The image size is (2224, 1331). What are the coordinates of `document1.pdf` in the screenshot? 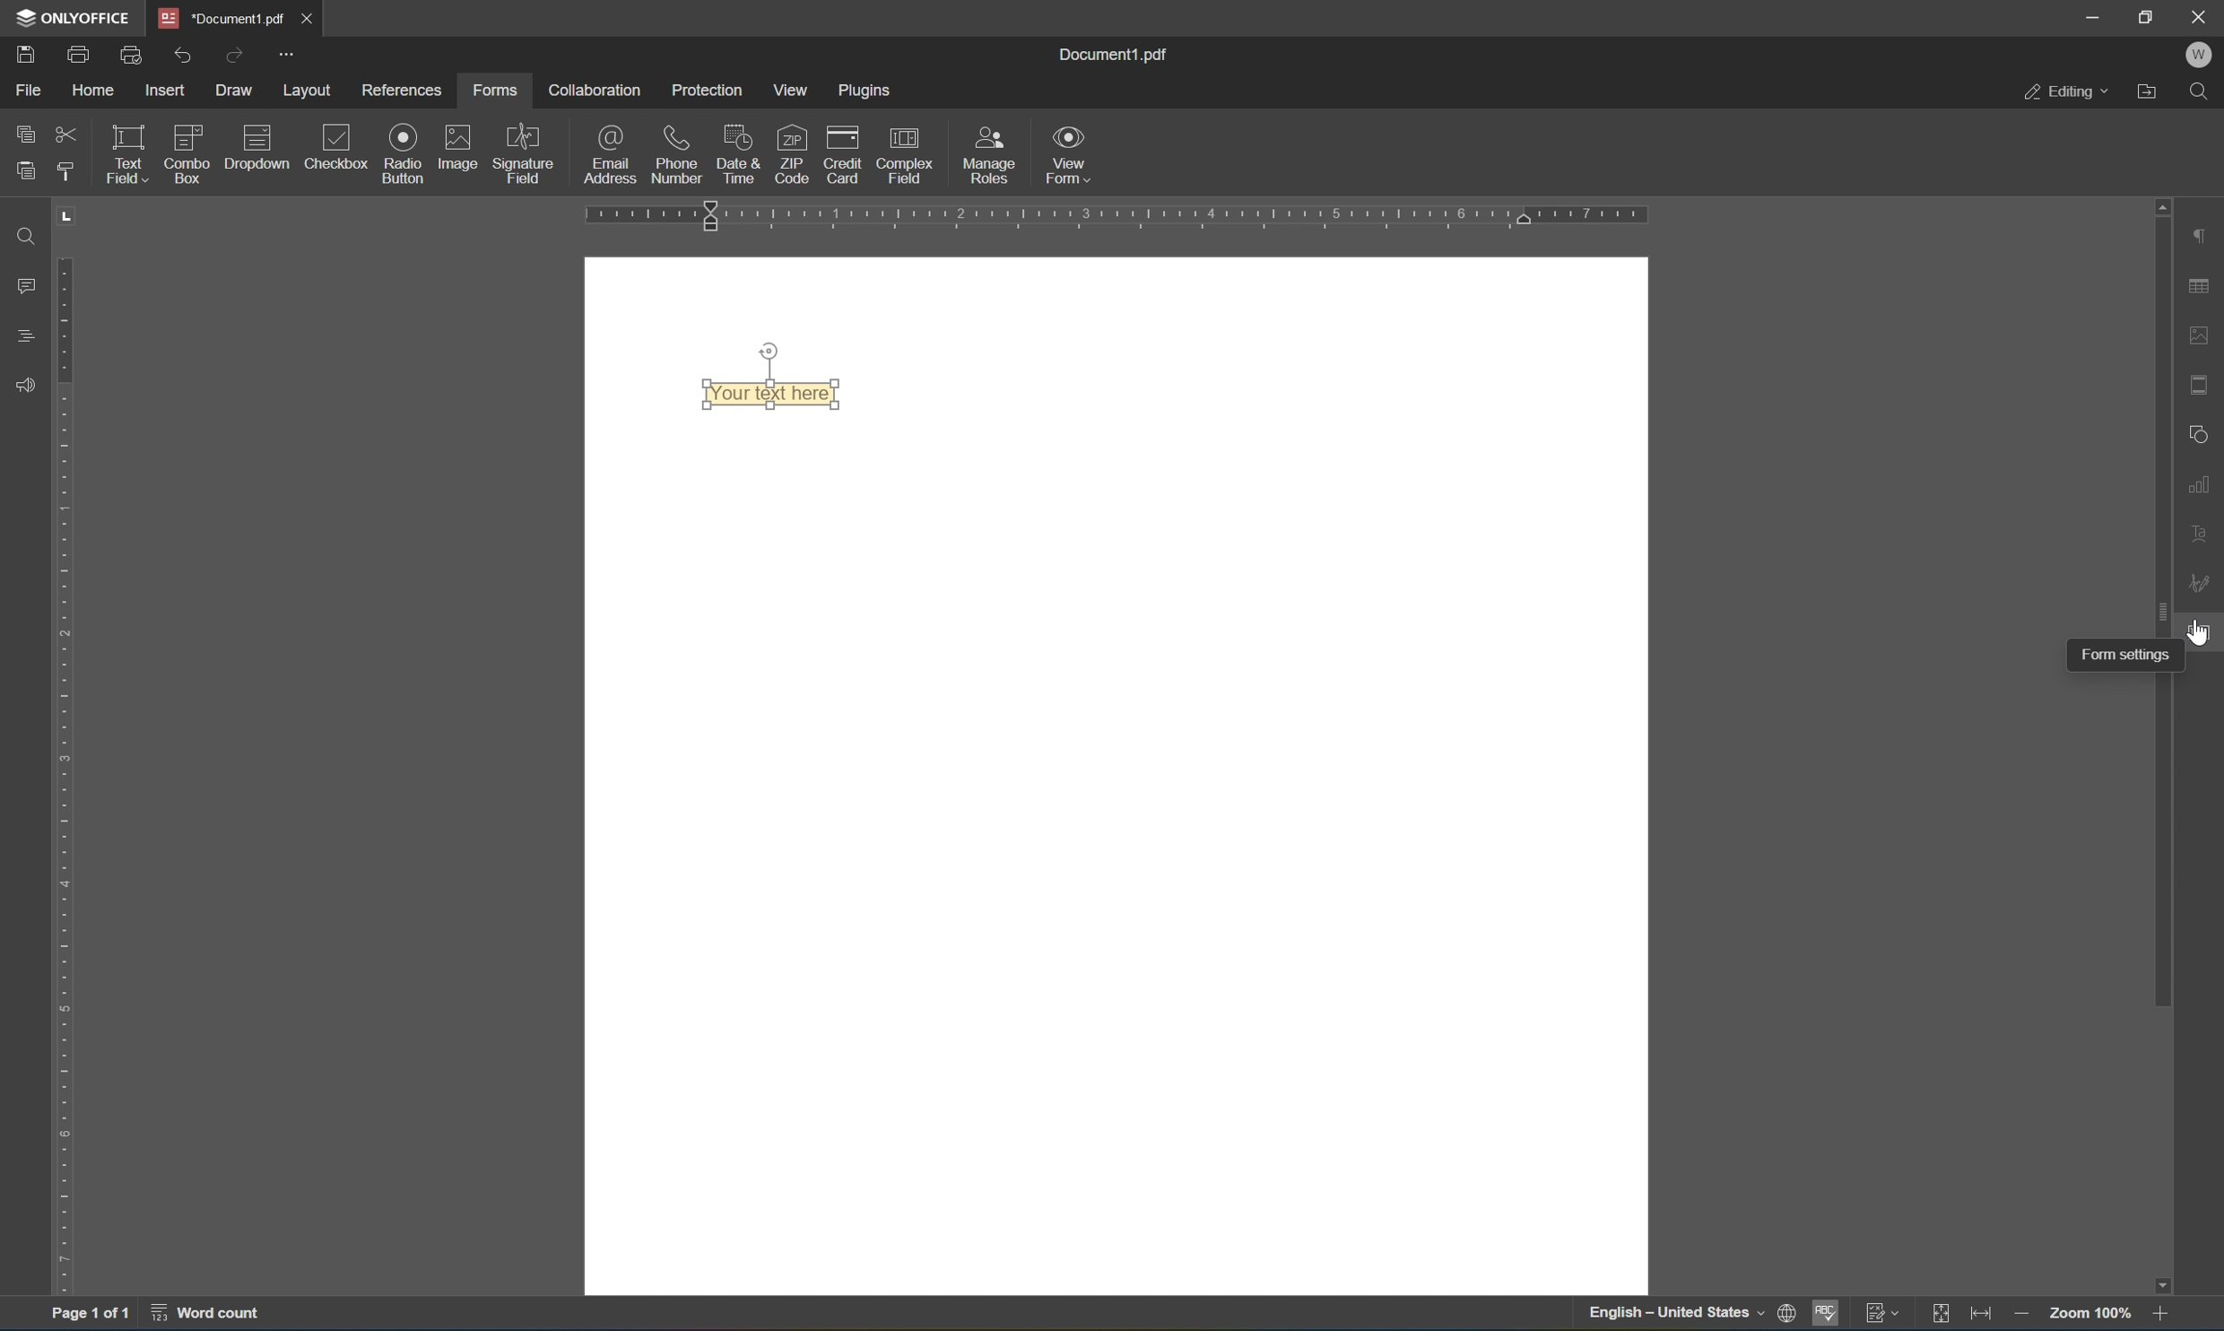 It's located at (1110, 51).